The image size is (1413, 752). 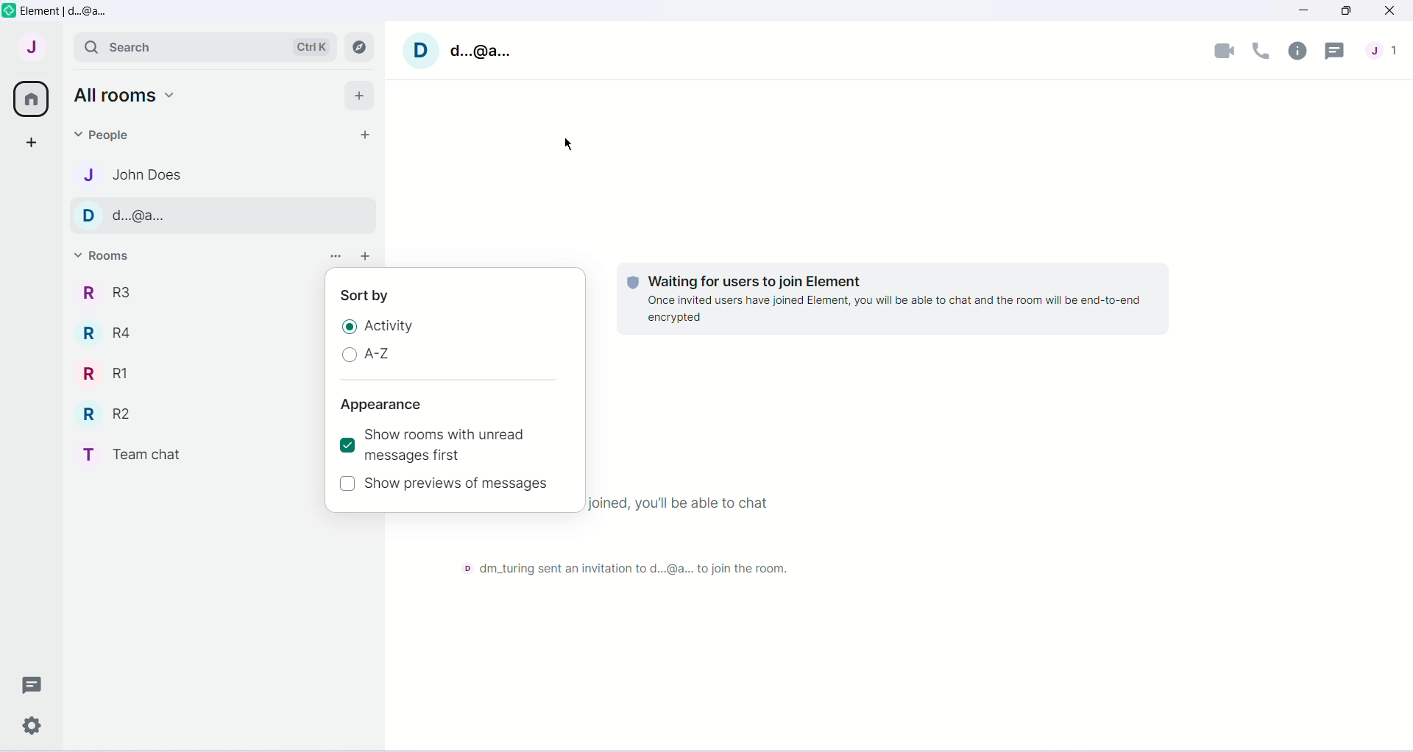 What do you see at coordinates (10, 11) in the screenshot?
I see `element logo` at bounding box center [10, 11].